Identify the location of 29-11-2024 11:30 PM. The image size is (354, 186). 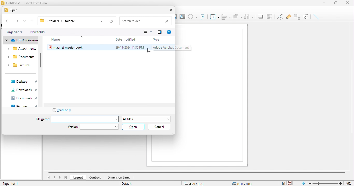
(129, 48).